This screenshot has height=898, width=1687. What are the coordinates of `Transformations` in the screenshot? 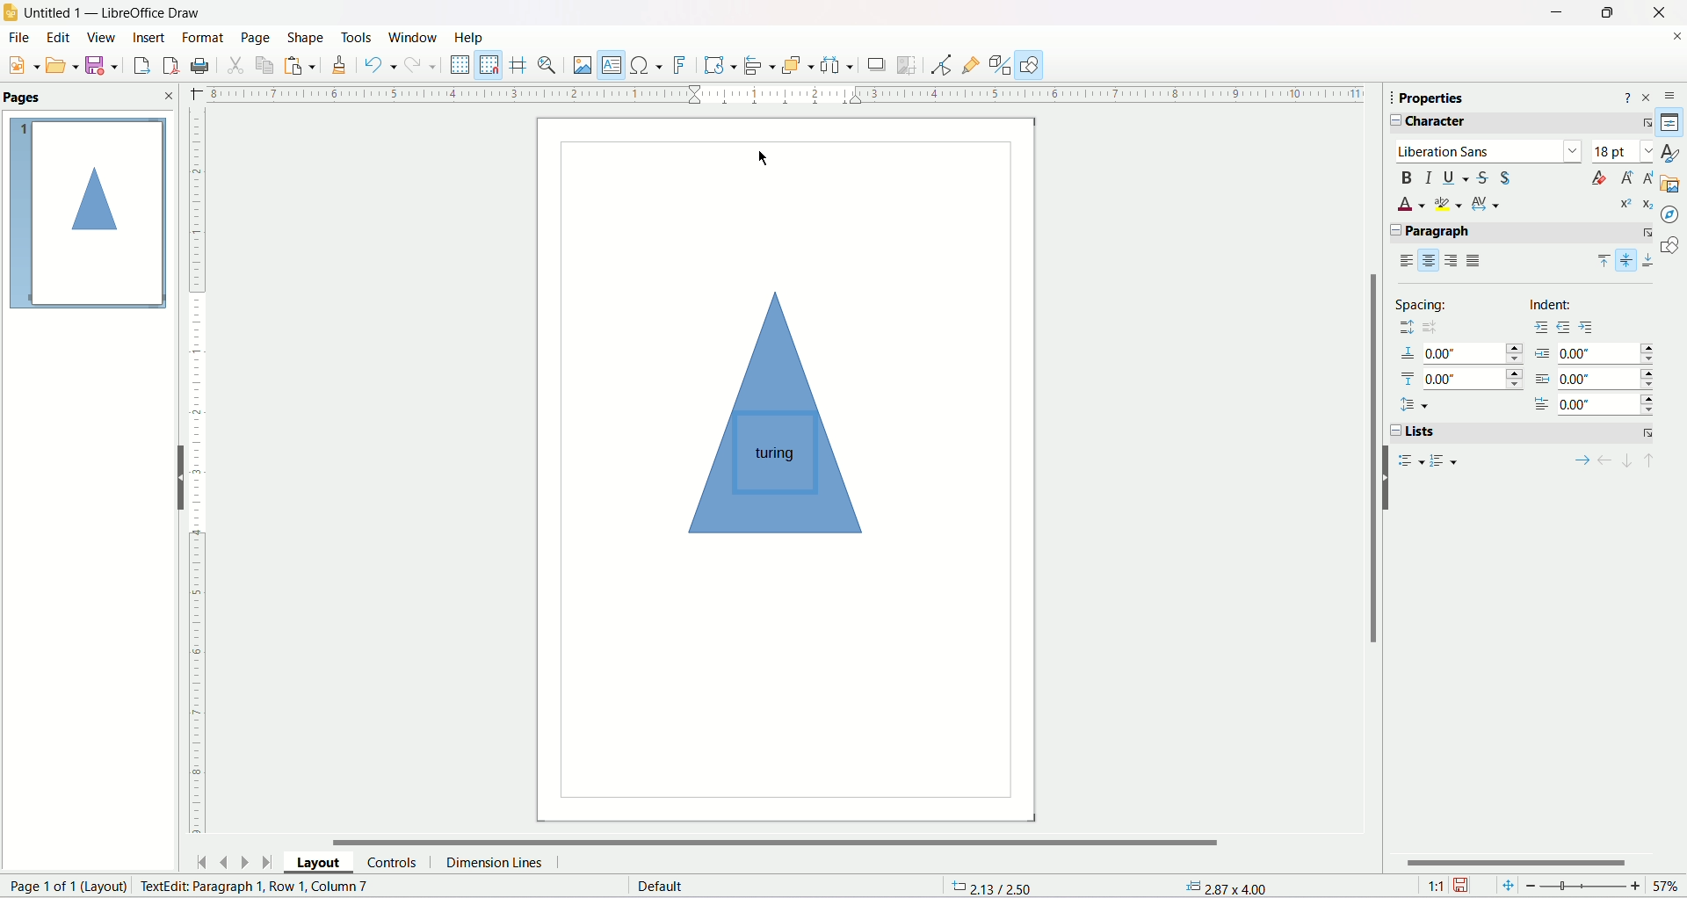 It's located at (720, 65).